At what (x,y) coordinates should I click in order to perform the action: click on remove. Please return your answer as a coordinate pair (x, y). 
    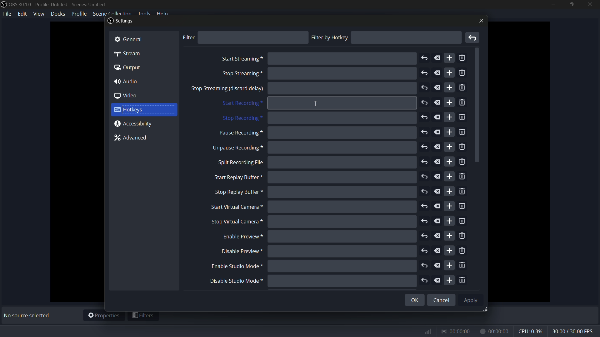
    Looking at the image, I should click on (463, 162).